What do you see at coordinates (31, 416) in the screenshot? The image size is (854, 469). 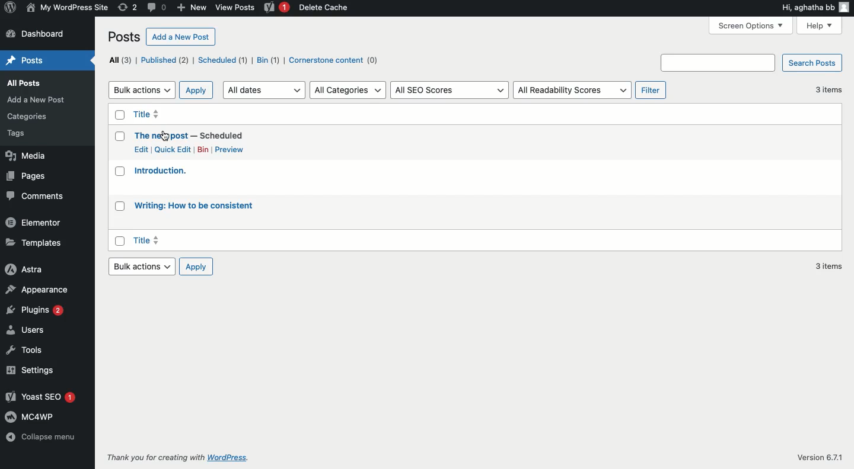 I see `MC4WP` at bounding box center [31, 416].